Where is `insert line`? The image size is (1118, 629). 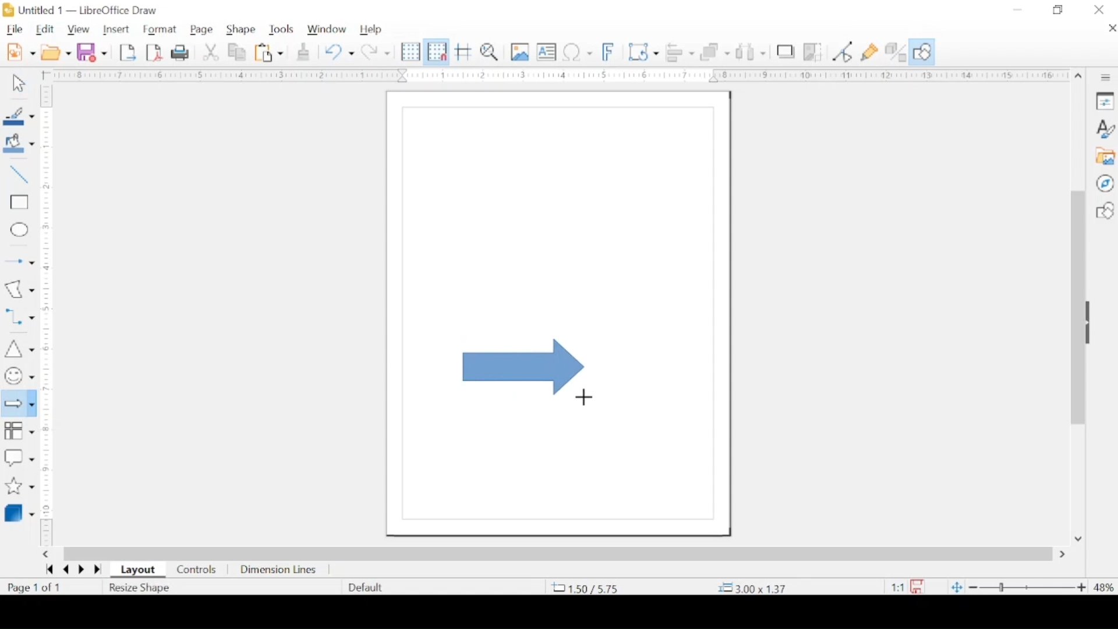
insert line is located at coordinates (19, 174).